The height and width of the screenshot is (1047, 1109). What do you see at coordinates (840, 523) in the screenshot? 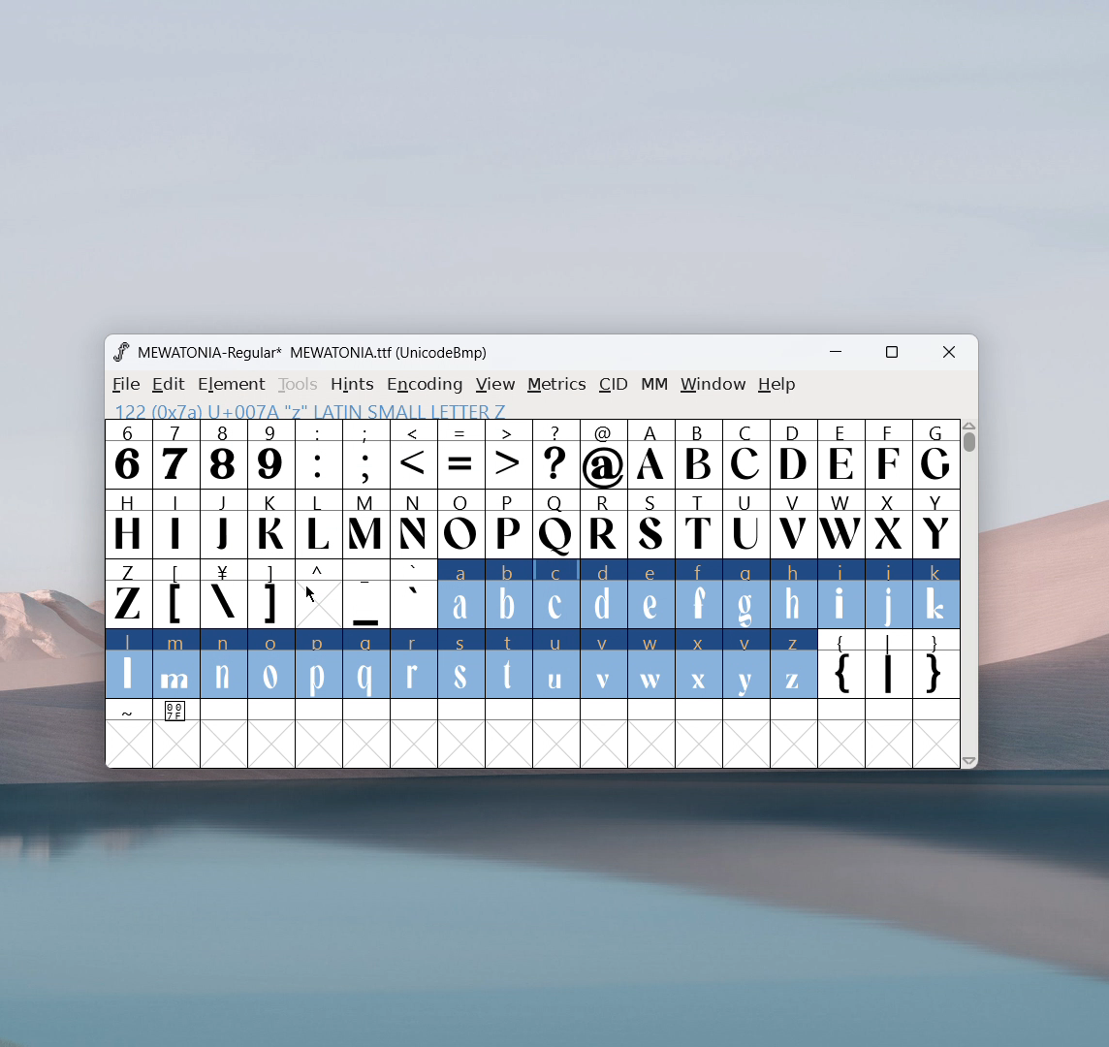
I see `W` at bounding box center [840, 523].